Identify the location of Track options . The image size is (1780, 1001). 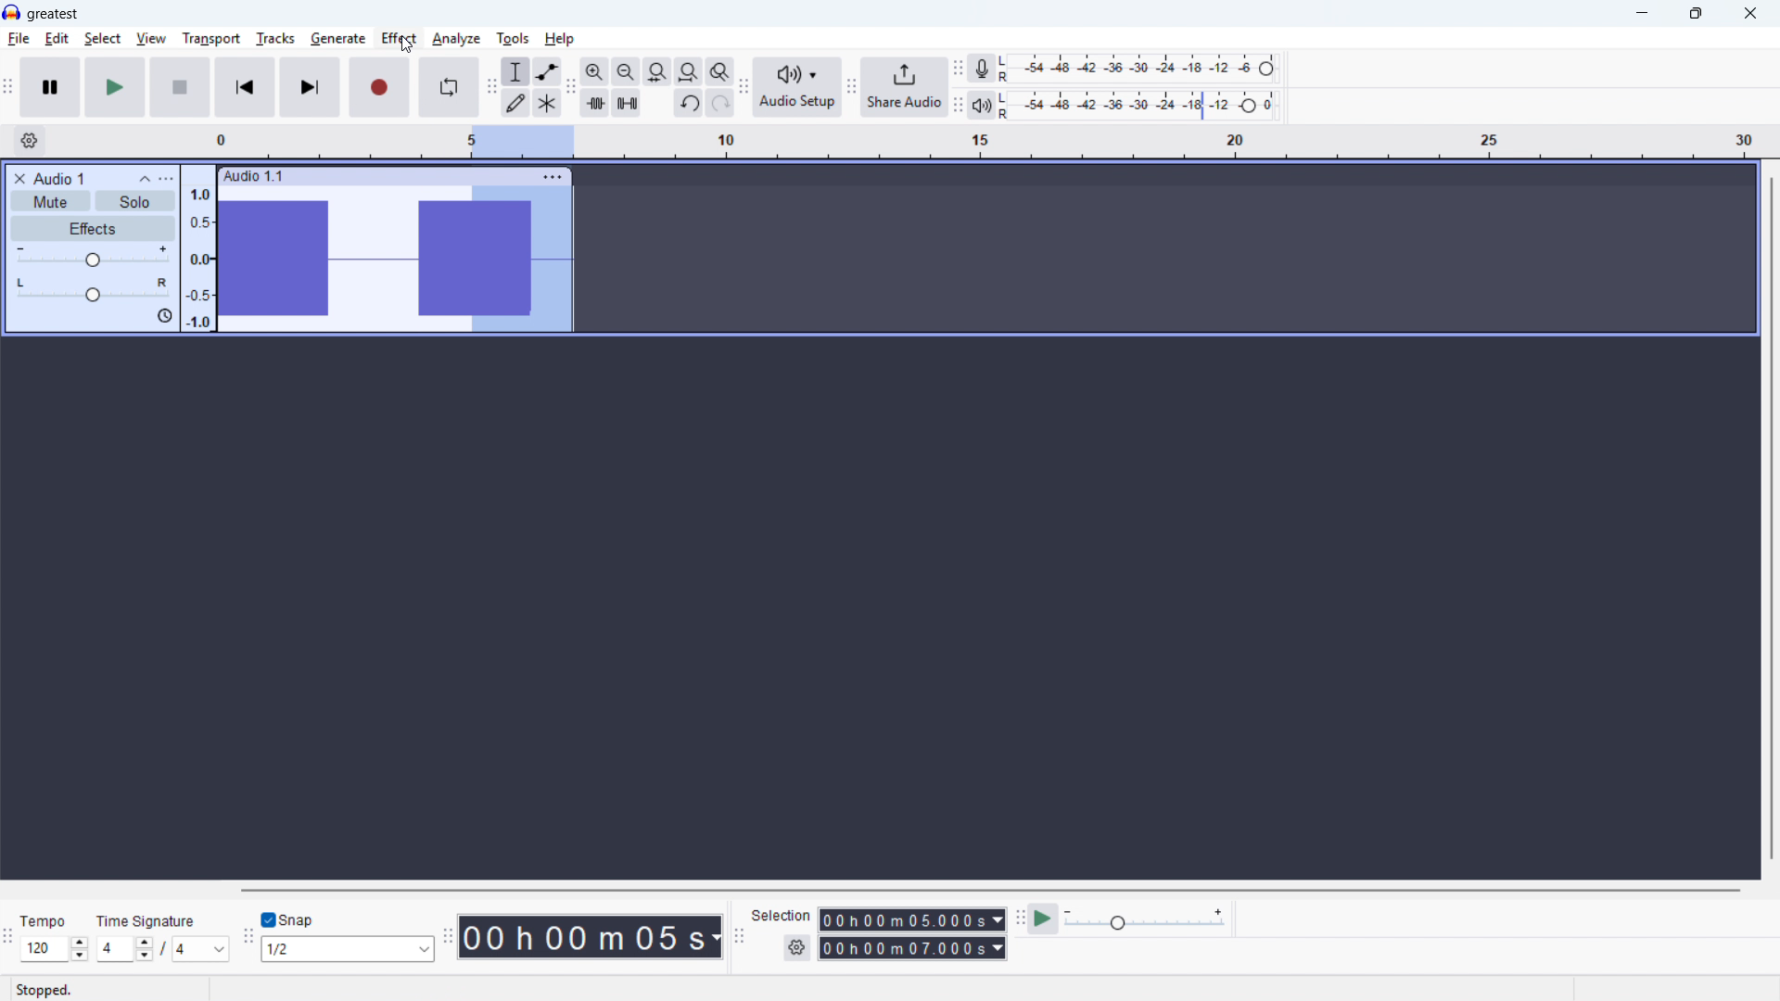
(553, 177).